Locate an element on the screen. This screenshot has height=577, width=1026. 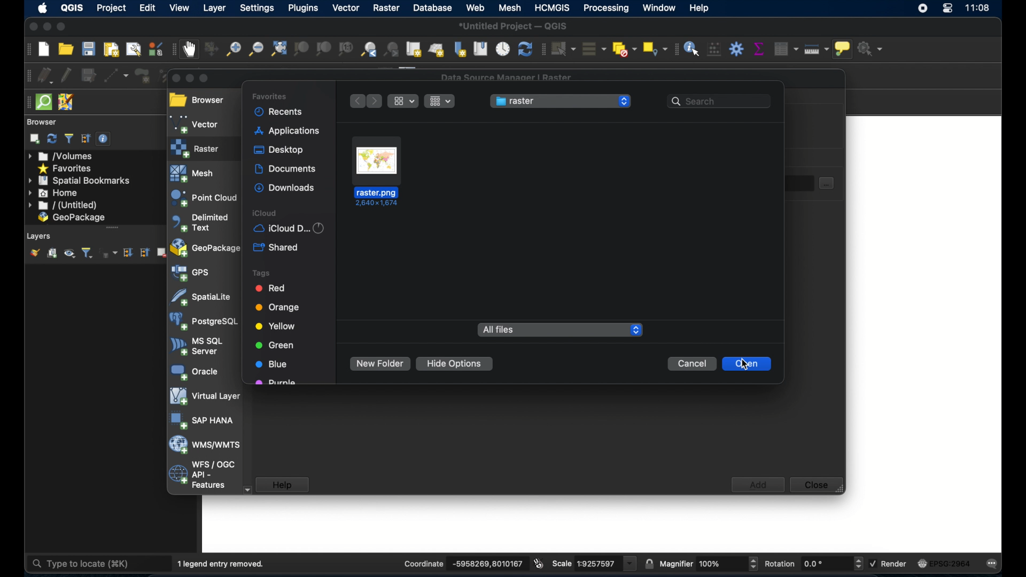
layer is located at coordinates (215, 10).